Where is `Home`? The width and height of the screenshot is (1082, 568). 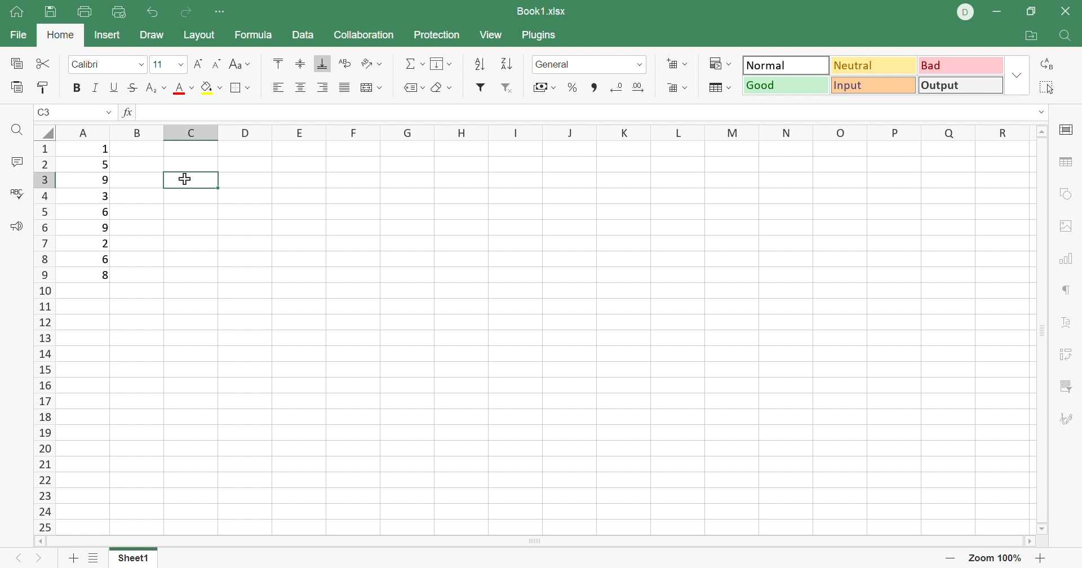
Home is located at coordinates (60, 36).